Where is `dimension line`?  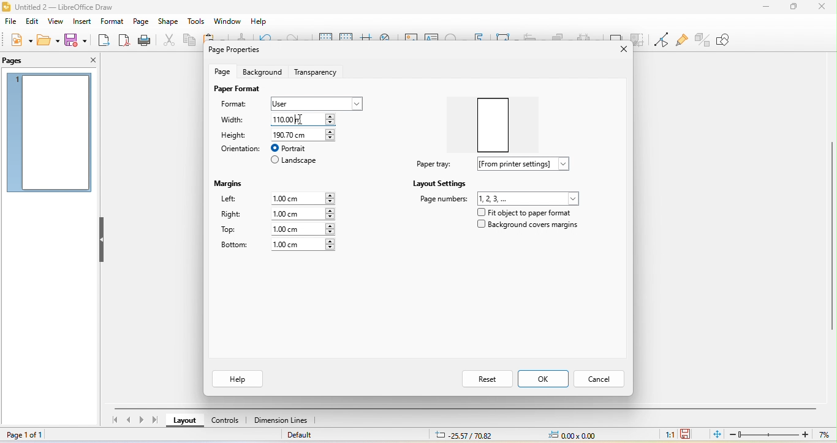 dimension line is located at coordinates (281, 421).